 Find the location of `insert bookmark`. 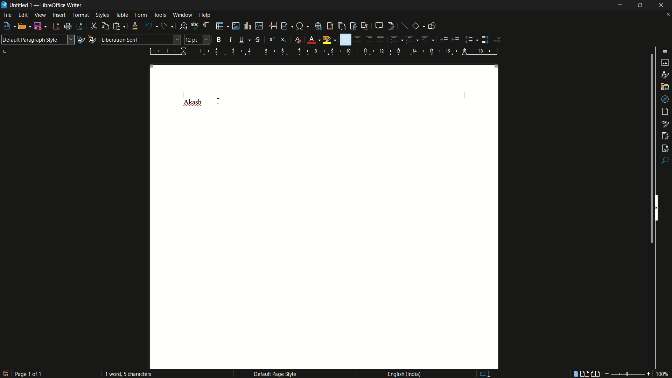

insert bookmark is located at coordinates (353, 26).